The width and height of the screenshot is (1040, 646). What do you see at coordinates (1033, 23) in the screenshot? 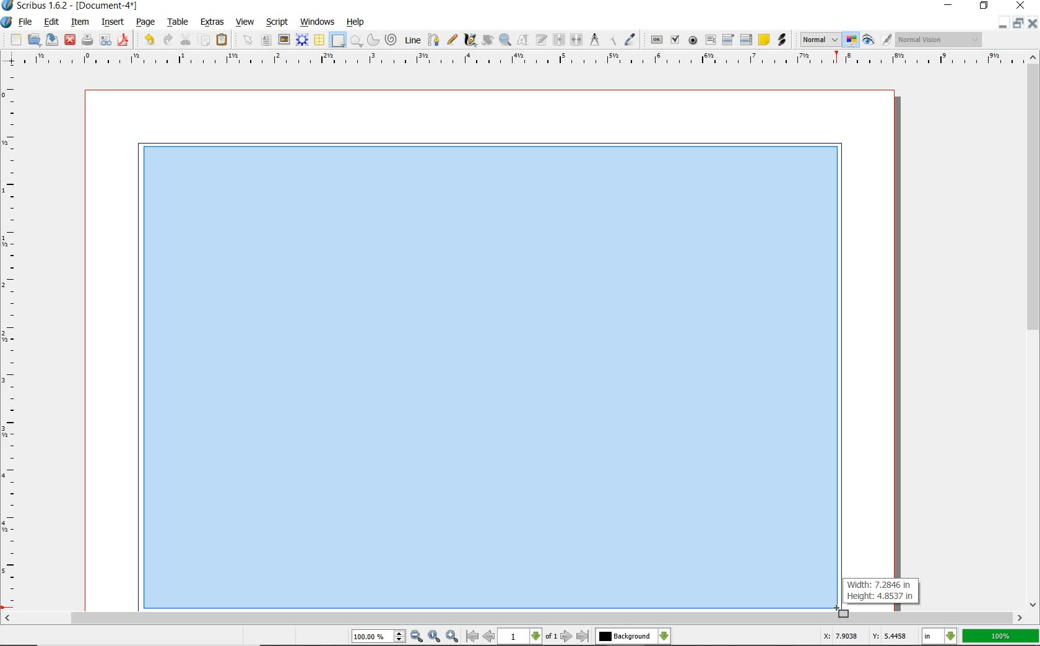
I see `close` at bounding box center [1033, 23].